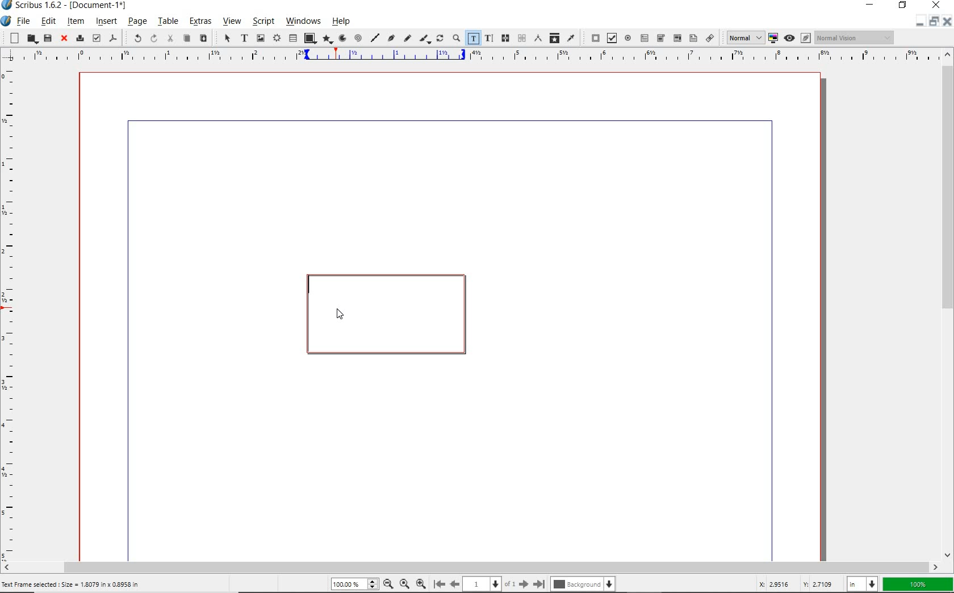 The image size is (954, 593). What do you see at coordinates (391, 37) in the screenshot?
I see `Bezier curve` at bounding box center [391, 37].